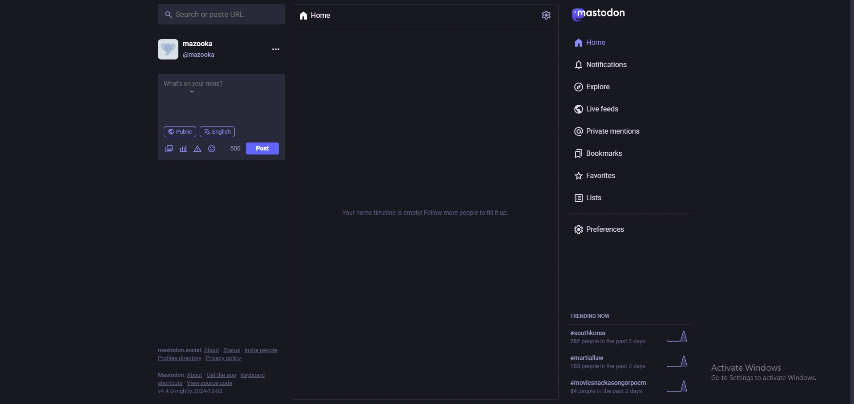 The width and height of the screenshot is (854, 404). What do you see at coordinates (190, 392) in the screenshot?
I see `version` at bounding box center [190, 392].